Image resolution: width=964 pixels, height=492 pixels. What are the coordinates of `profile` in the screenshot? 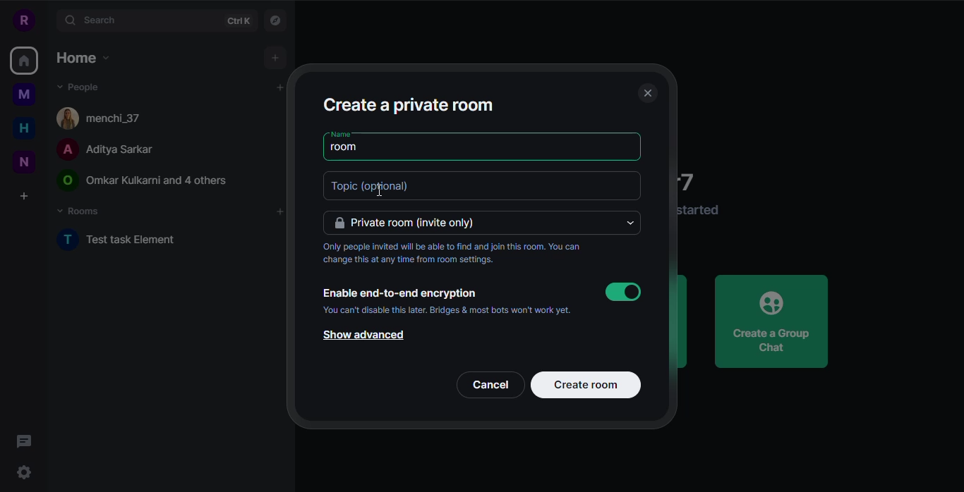 It's located at (23, 19).